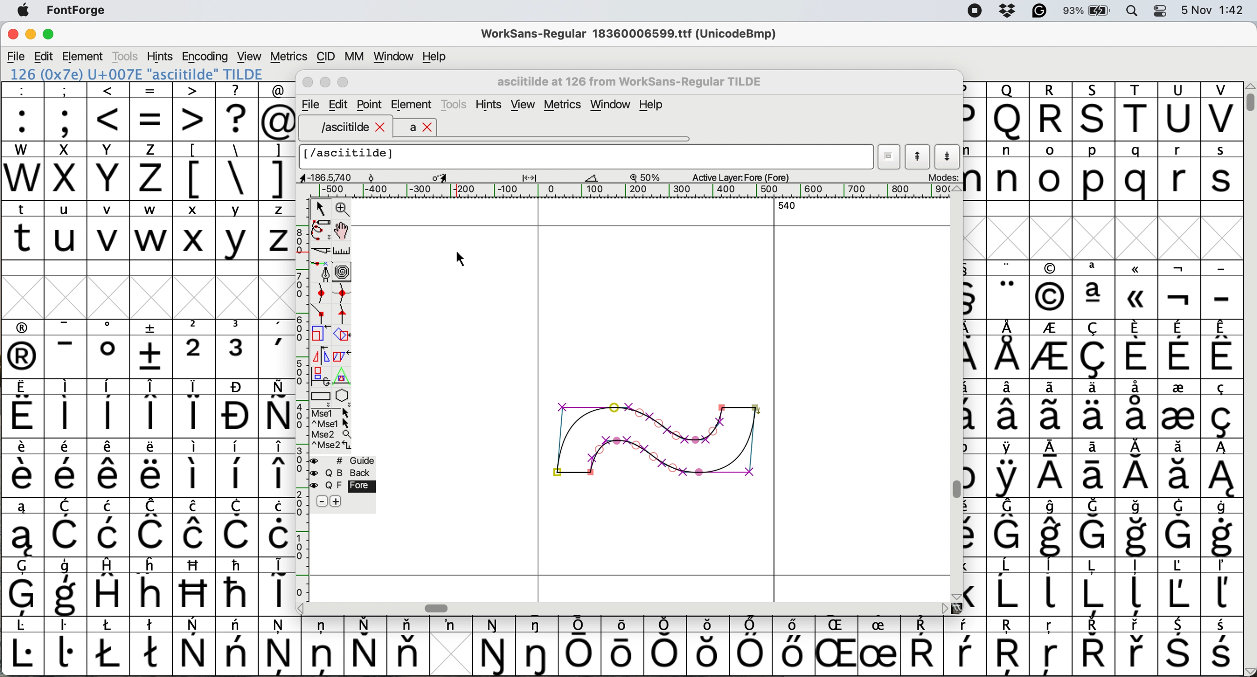 Image resolution: width=1257 pixels, height=677 pixels. I want to click on metrics, so click(288, 57).